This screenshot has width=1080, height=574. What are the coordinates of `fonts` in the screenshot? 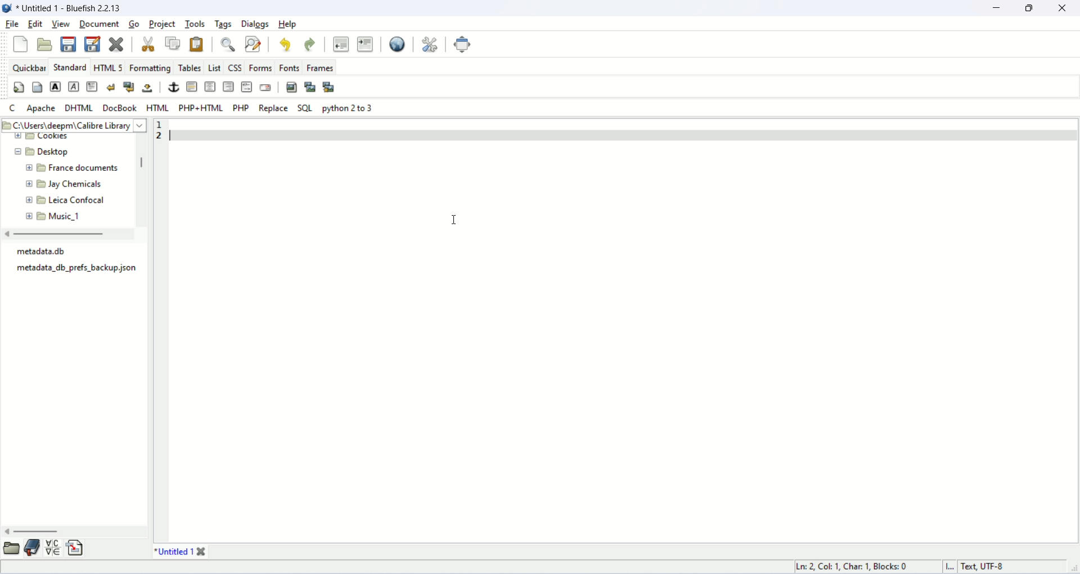 It's located at (290, 67).